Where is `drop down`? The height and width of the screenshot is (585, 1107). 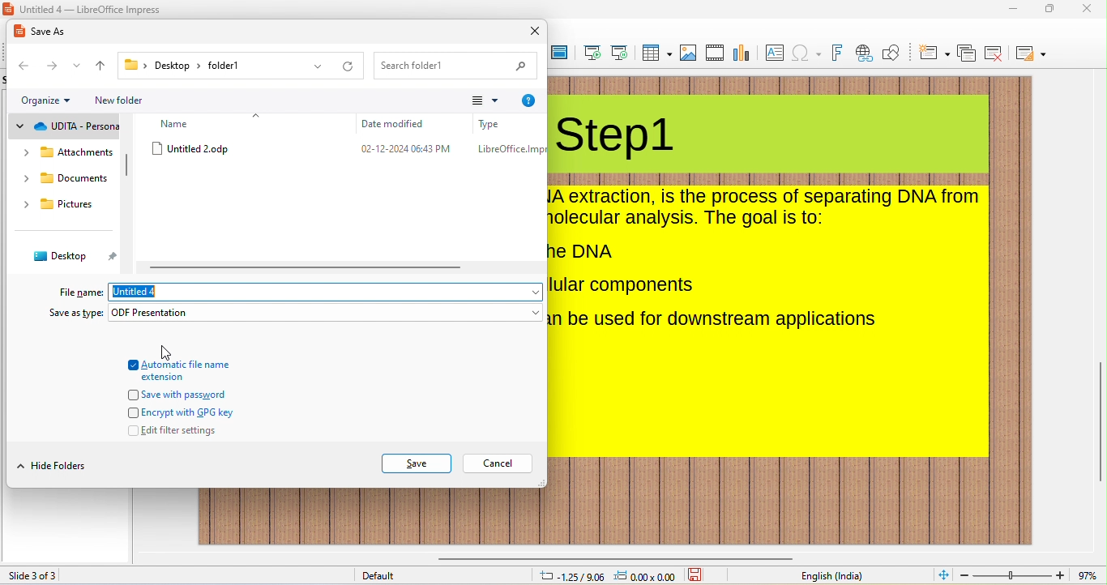 drop down is located at coordinates (24, 205).